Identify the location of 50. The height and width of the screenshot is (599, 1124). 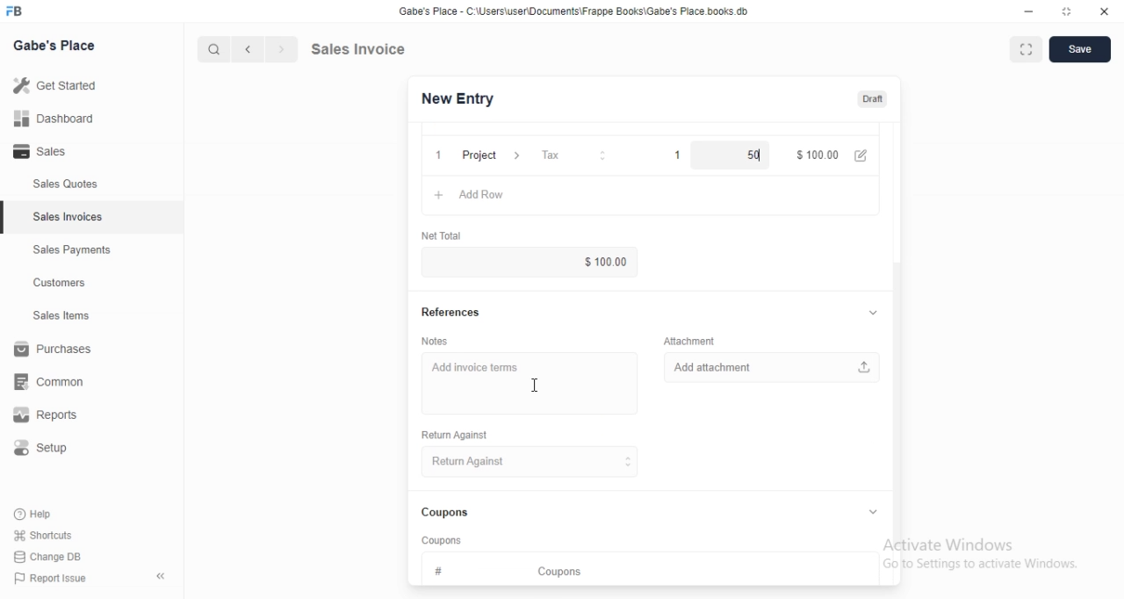
(737, 154).